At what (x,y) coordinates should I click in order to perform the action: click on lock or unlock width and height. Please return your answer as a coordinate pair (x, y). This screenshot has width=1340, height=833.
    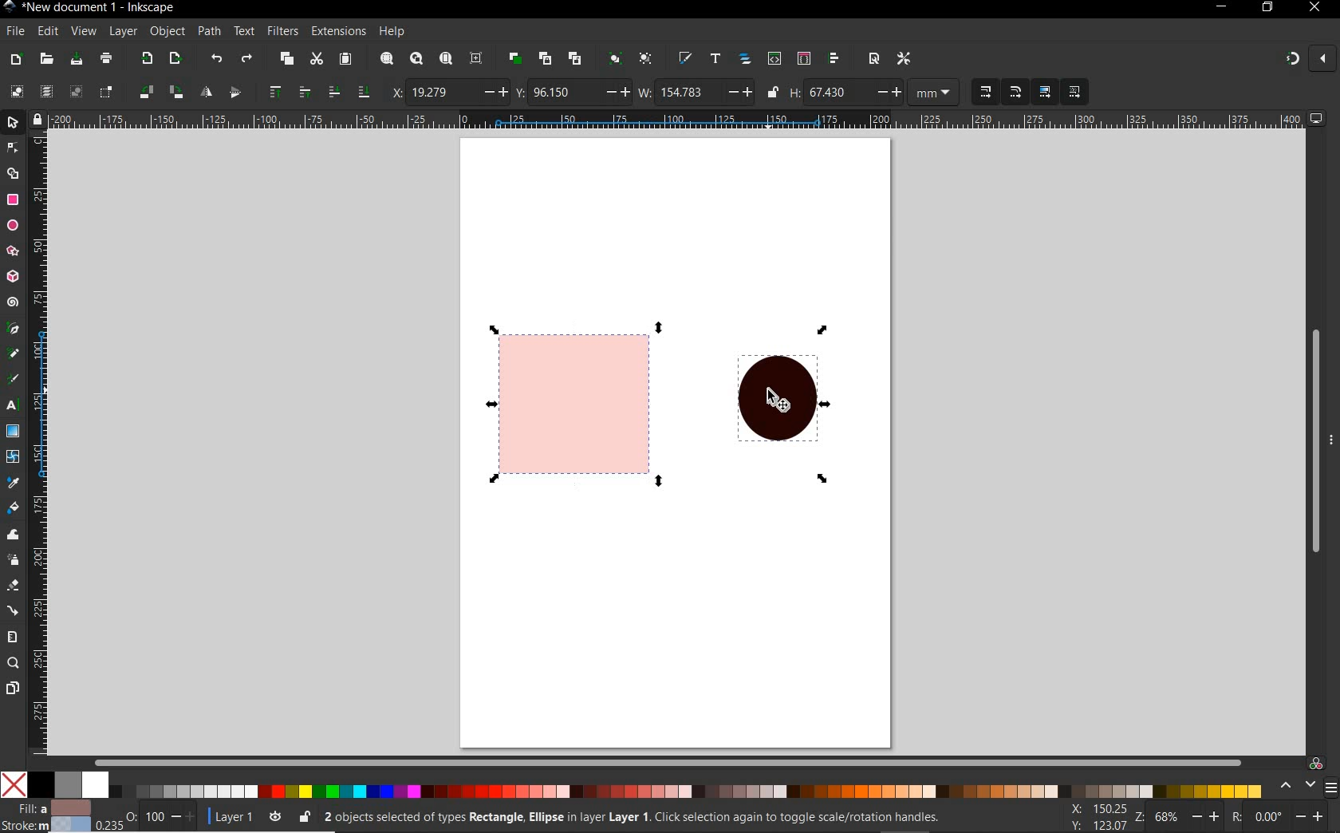
    Looking at the image, I should click on (774, 91).